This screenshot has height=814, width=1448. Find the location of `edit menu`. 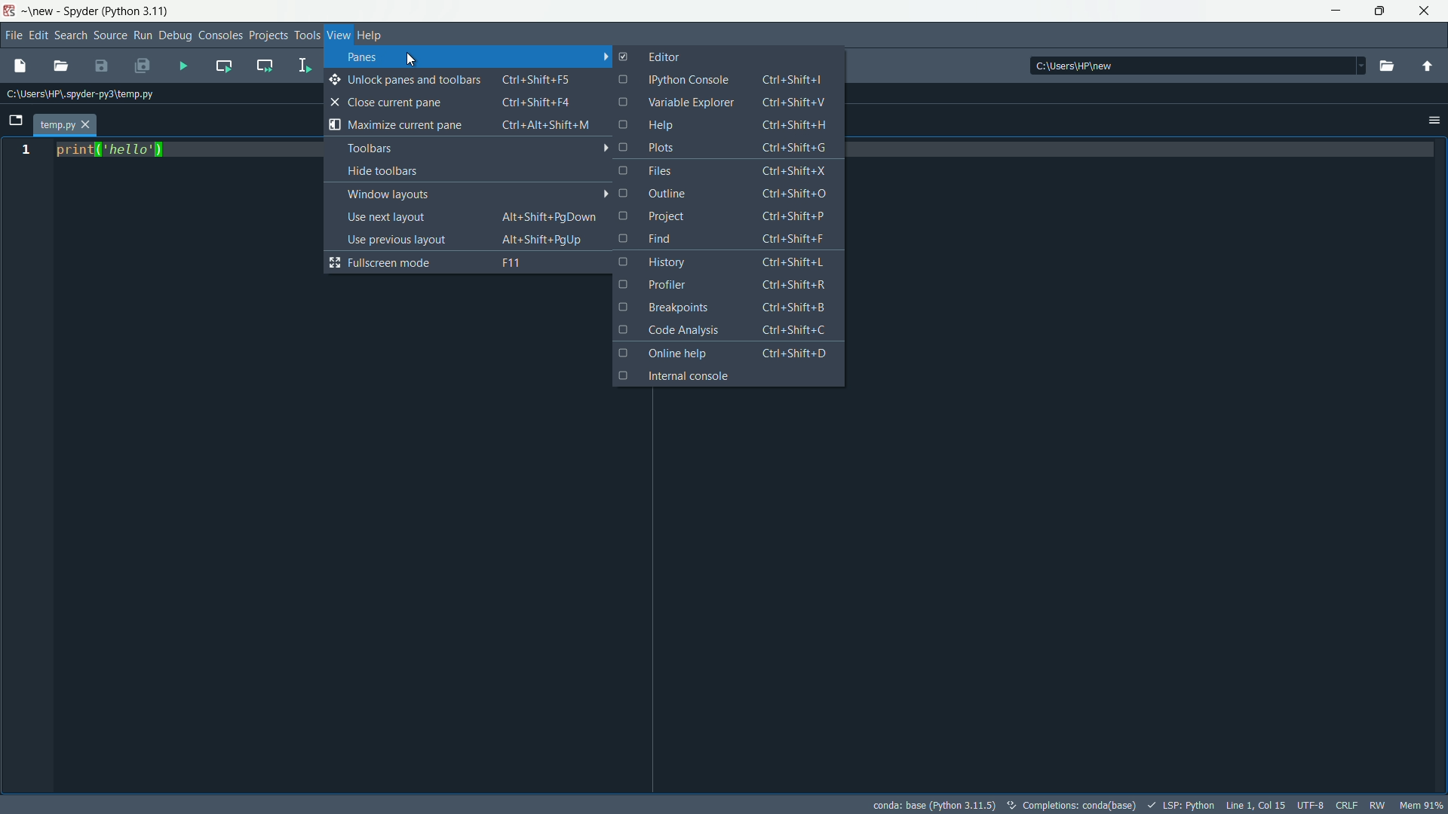

edit menu is located at coordinates (38, 36).